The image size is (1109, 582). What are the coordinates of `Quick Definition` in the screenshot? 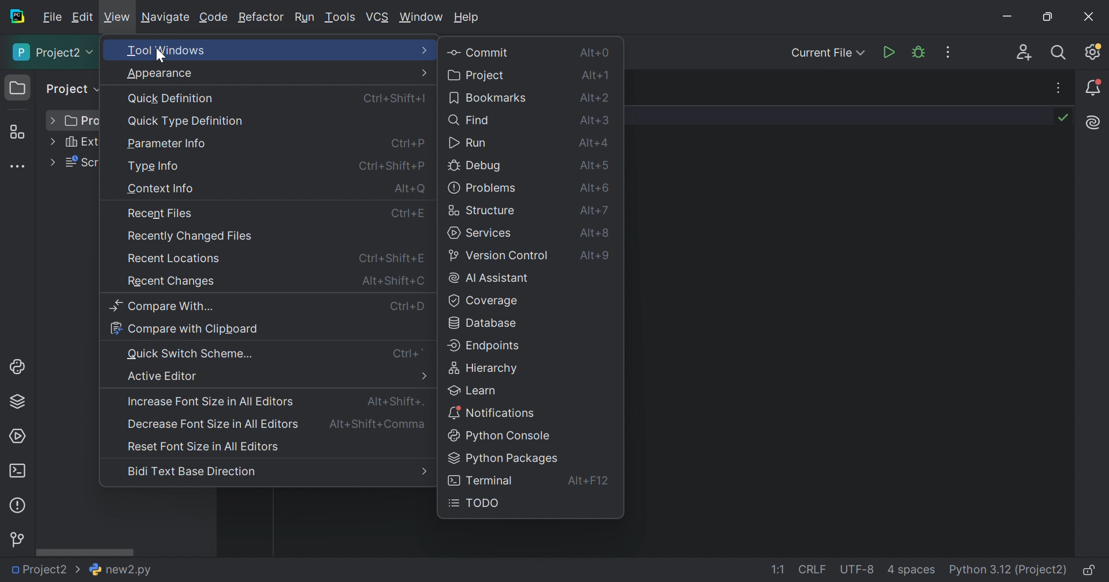 It's located at (172, 98).